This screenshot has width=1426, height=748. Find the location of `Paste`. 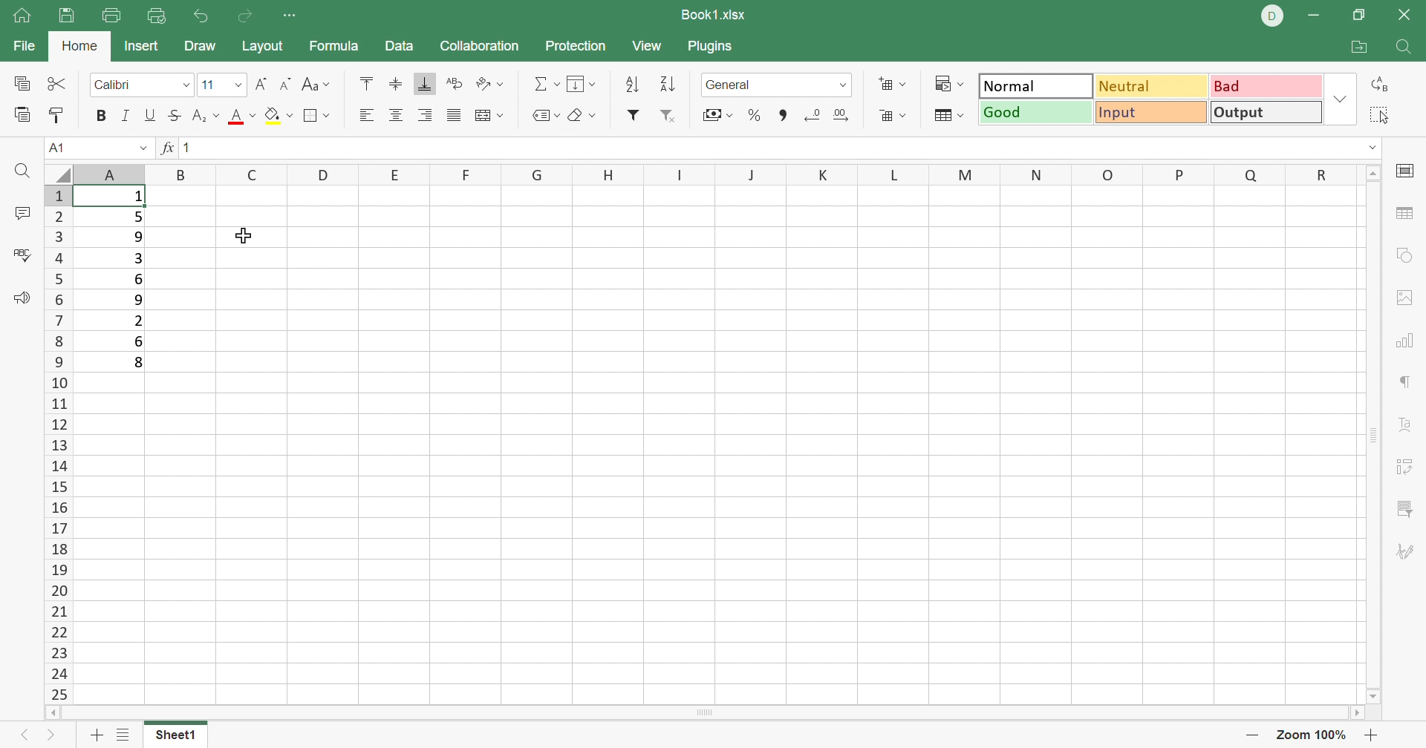

Paste is located at coordinates (22, 114).